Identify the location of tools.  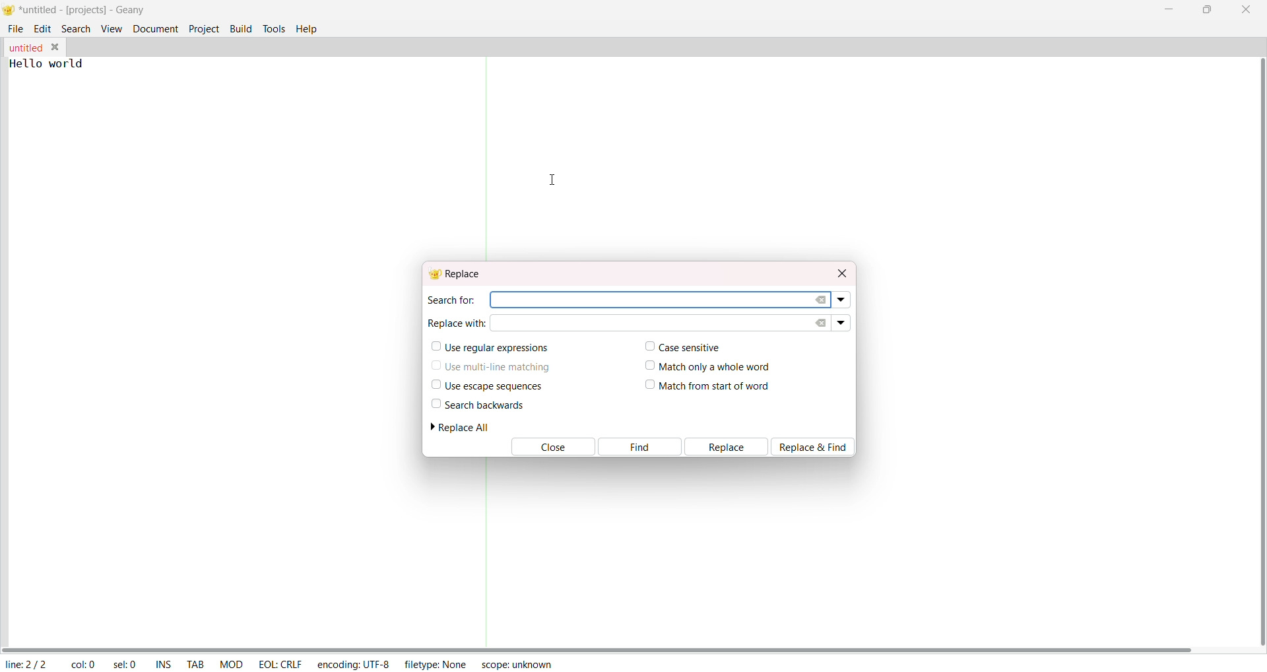
(275, 28).